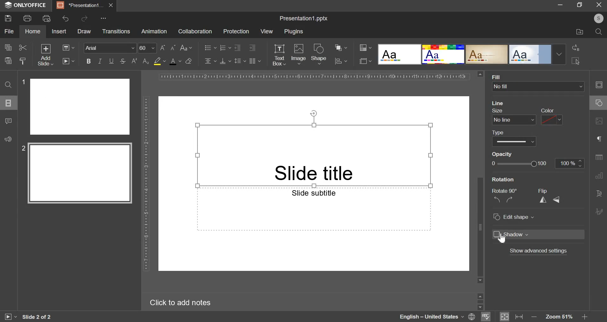 Image resolution: width=607 pixels, height=322 pixels. I want to click on comment, so click(8, 120).